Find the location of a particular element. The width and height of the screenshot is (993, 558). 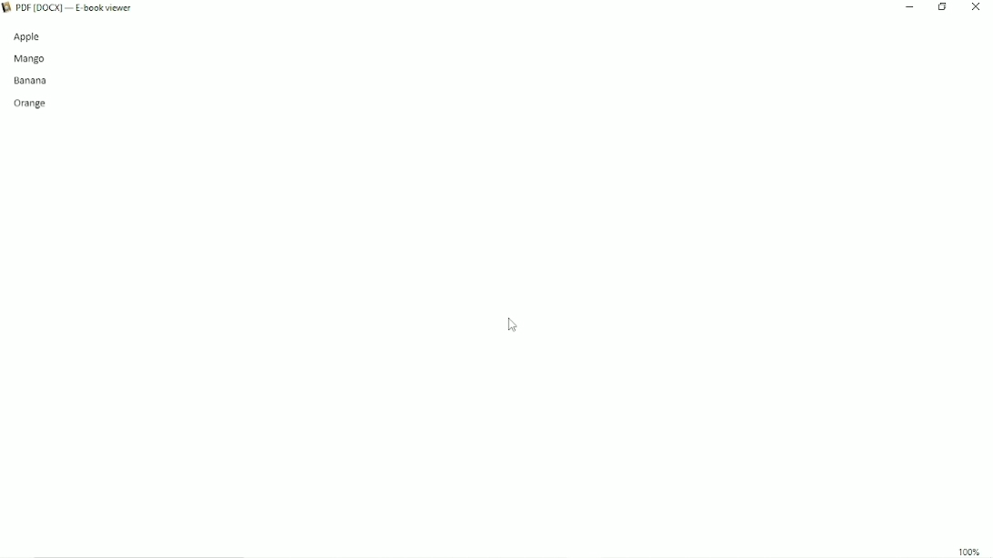

Title is located at coordinates (79, 8).